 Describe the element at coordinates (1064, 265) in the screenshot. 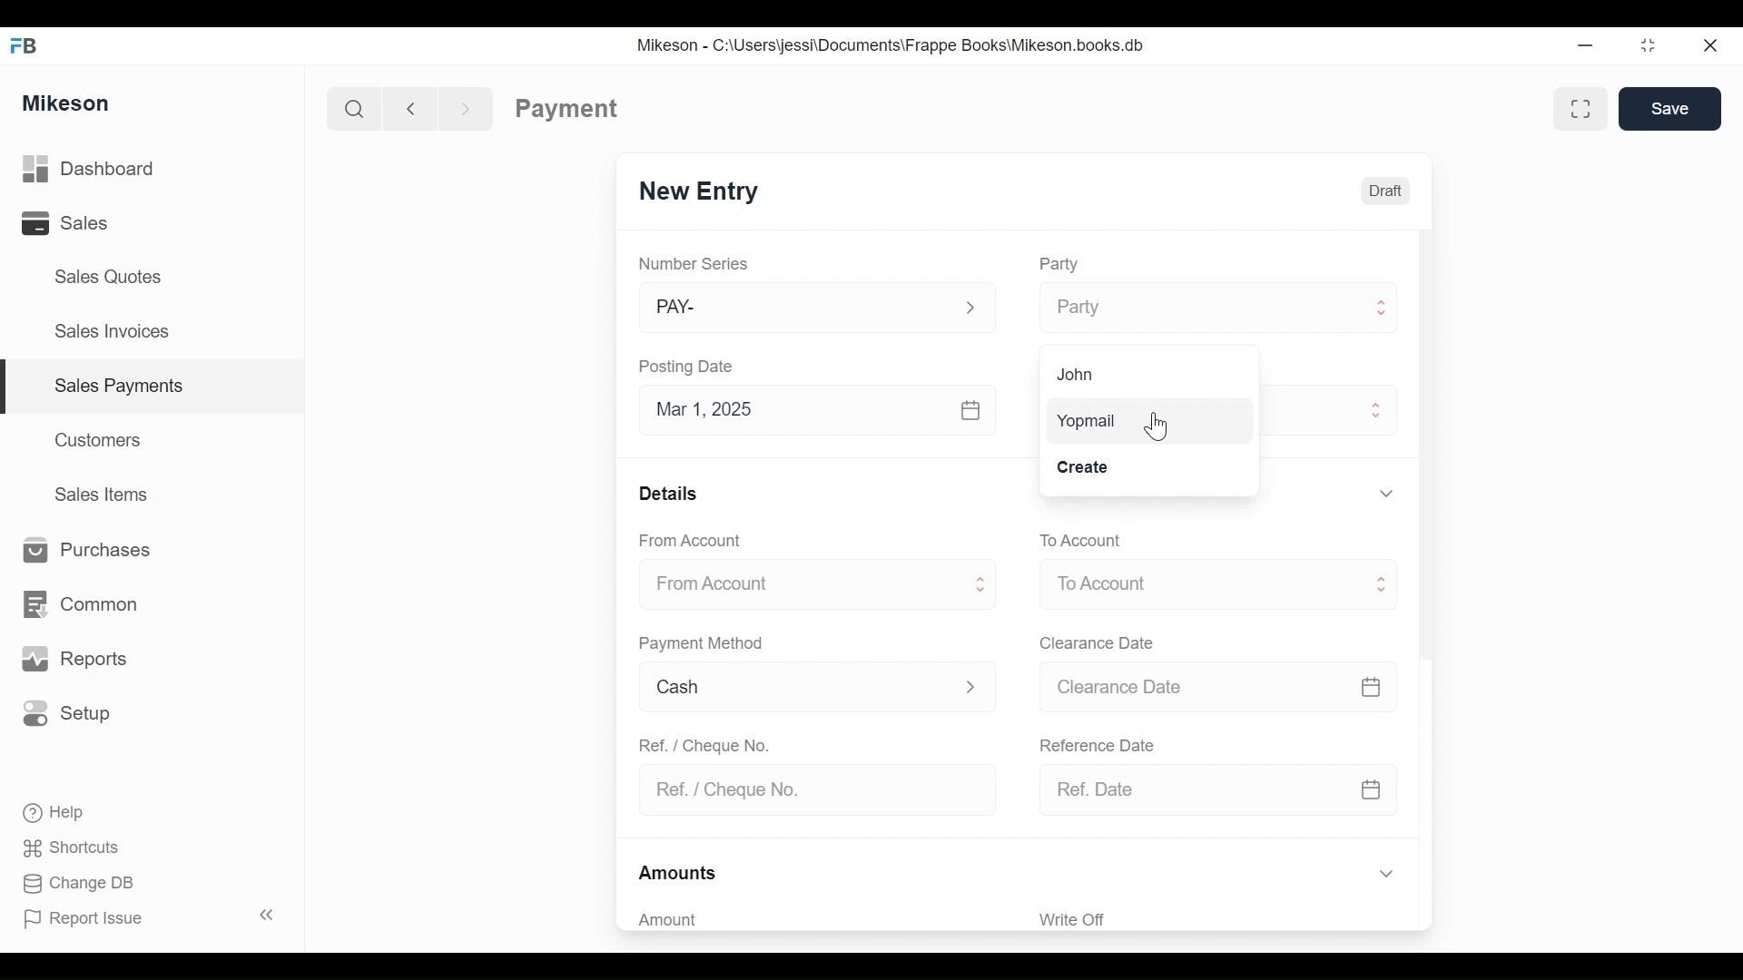

I see `Party` at that location.